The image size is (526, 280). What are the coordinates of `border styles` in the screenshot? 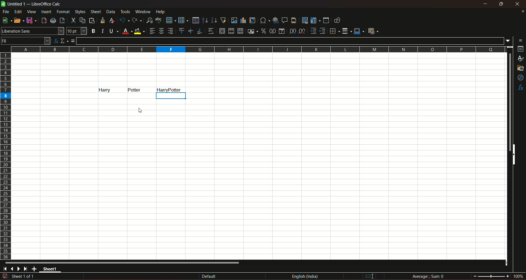 It's located at (346, 31).